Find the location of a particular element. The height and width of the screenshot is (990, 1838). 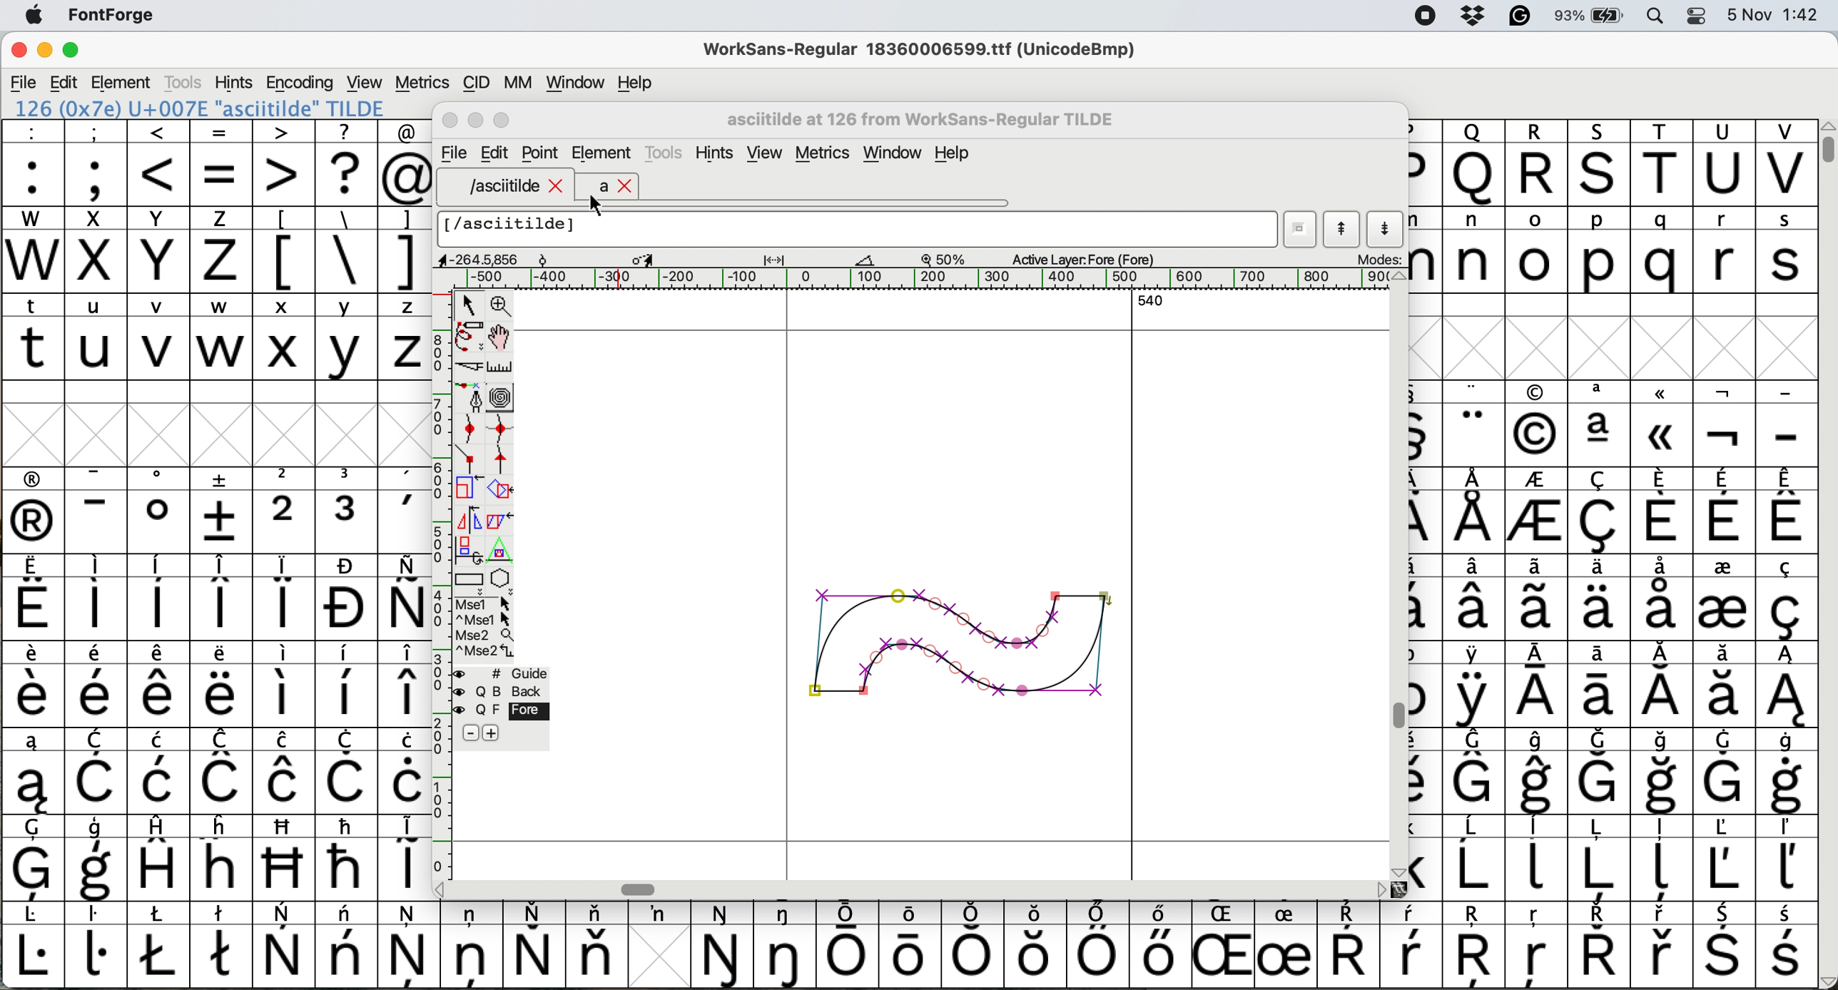

symbol is located at coordinates (914, 942).